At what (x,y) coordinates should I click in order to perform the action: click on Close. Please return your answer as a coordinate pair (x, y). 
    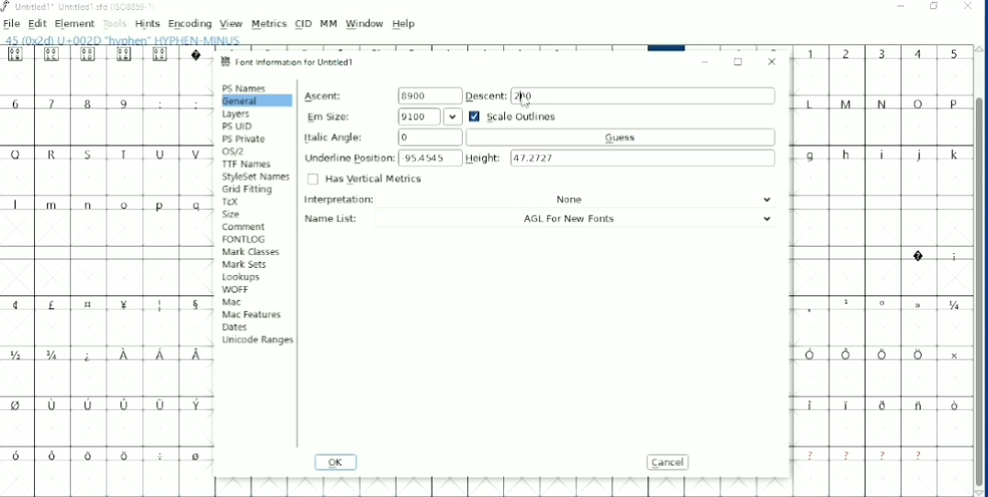
    Looking at the image, I should click on (772, 60).